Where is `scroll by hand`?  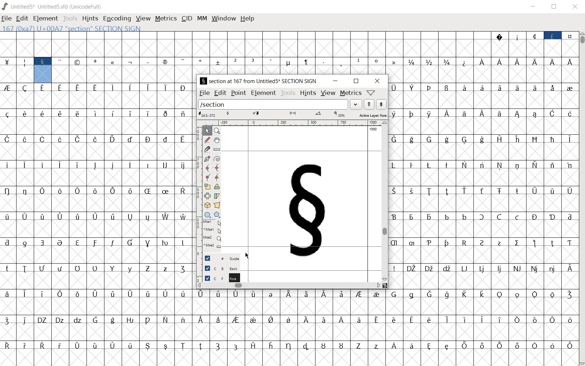 scroll by hand is located at coordinates (217, 139).